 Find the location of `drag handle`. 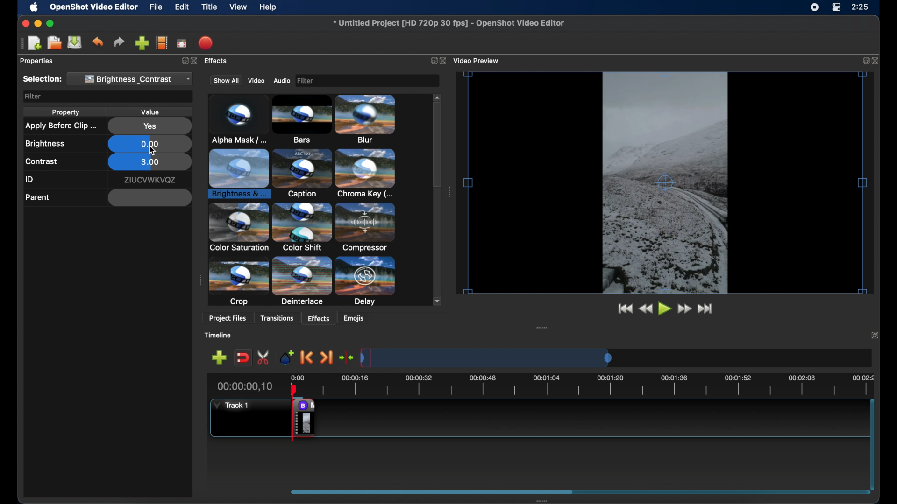

drag handle is located at coordinates (449, 191).